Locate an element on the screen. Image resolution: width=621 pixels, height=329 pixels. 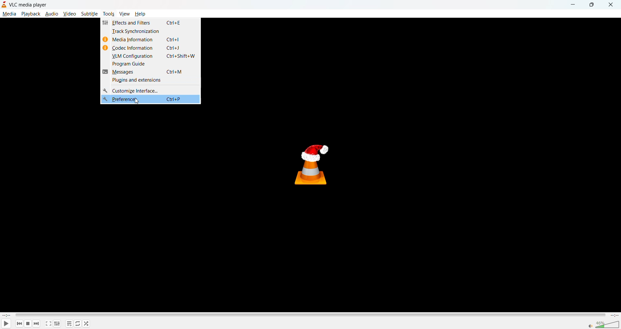
playback is located at coordinates (31, 14).